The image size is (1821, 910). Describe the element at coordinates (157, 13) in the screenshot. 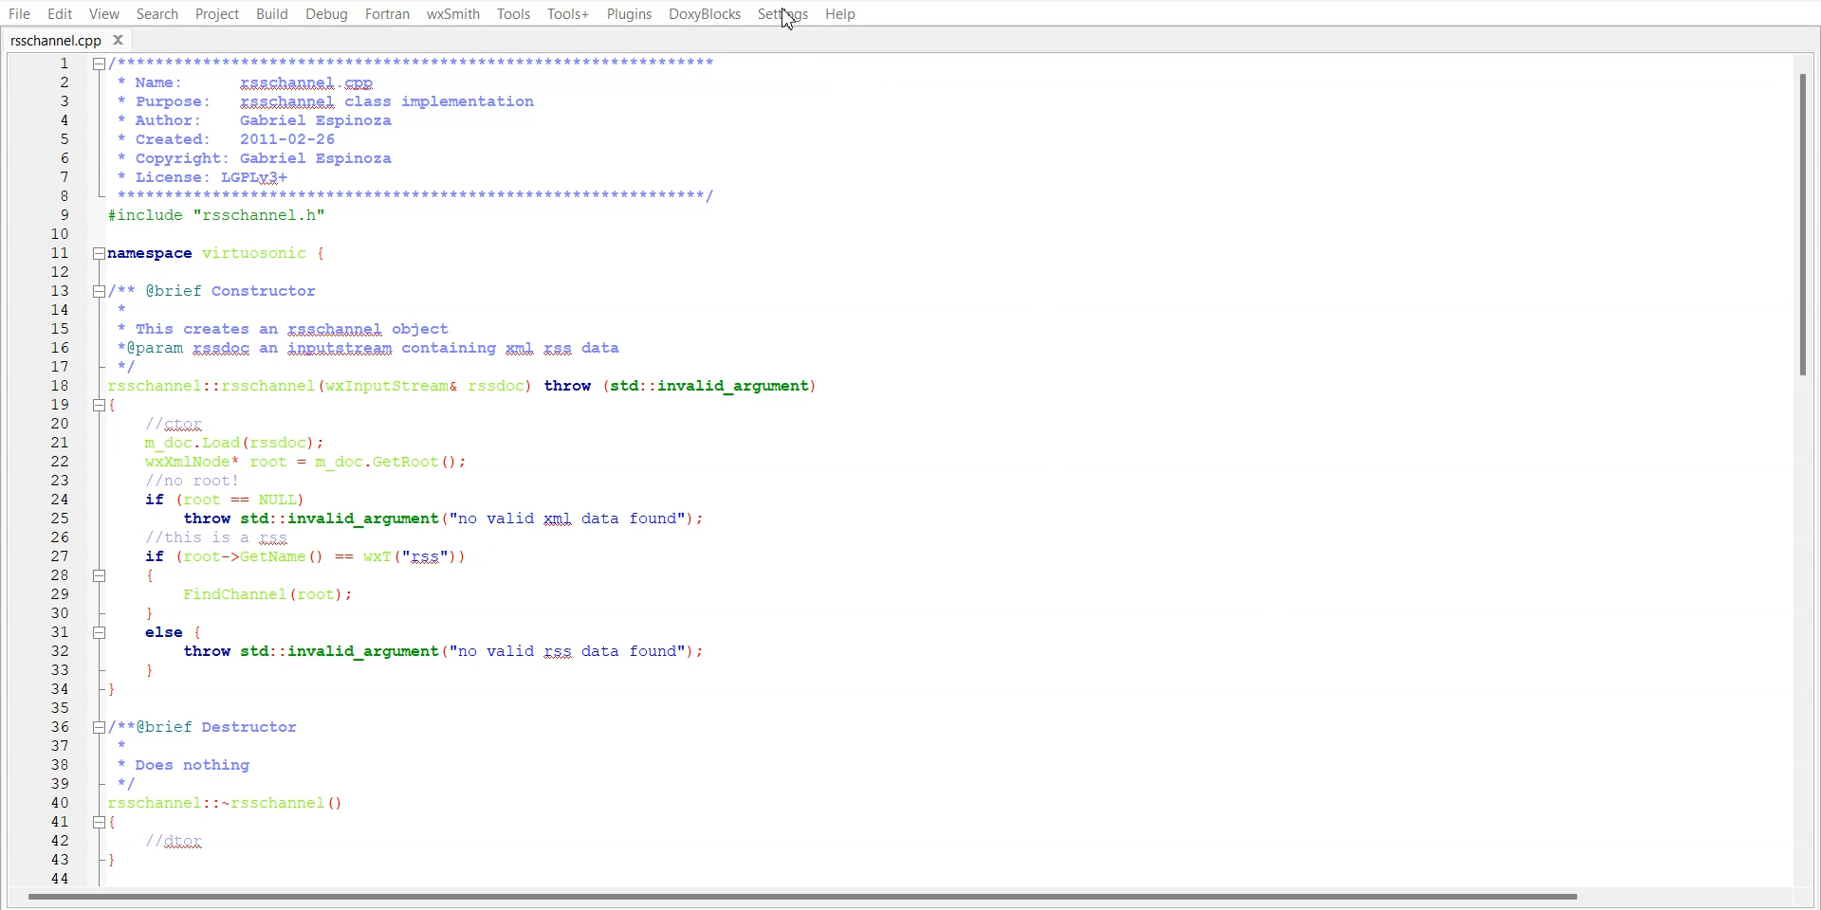

I see `Search` at that location.